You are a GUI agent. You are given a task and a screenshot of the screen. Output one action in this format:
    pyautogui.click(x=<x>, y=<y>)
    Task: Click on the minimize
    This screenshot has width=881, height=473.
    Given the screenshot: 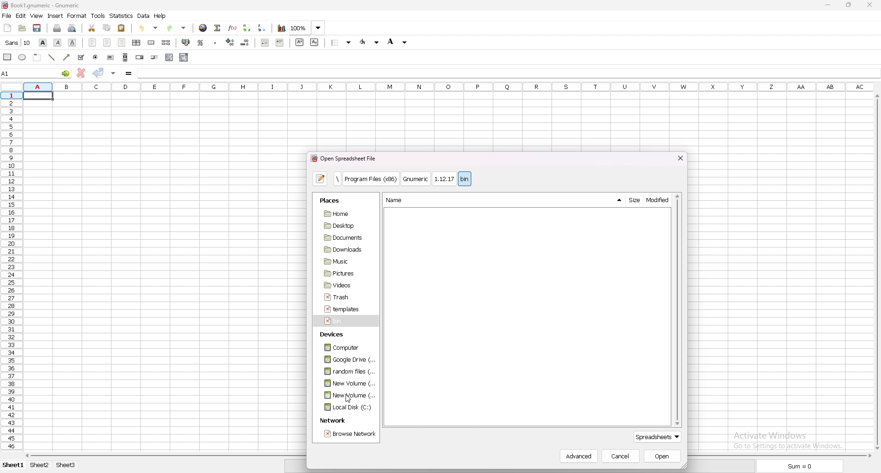 What is the action you would take?
    pyautogui.click(x=828, y=5)
    